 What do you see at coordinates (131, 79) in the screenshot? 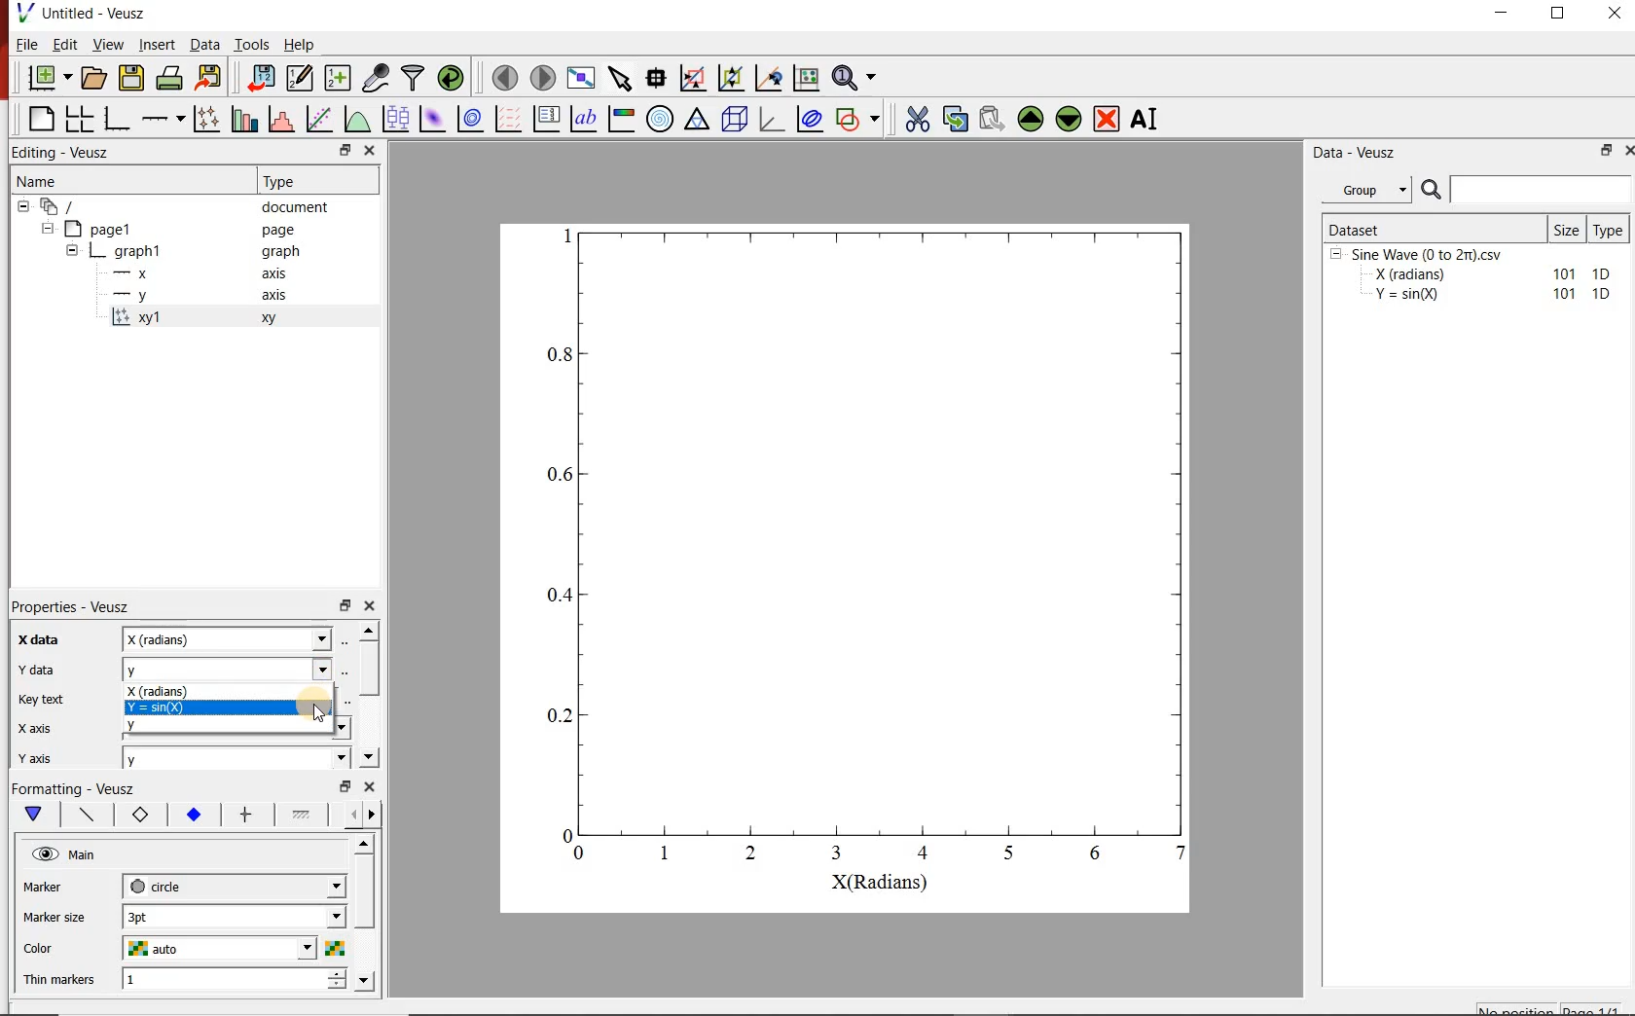
I see `save document` at bounding box center [131, 79].